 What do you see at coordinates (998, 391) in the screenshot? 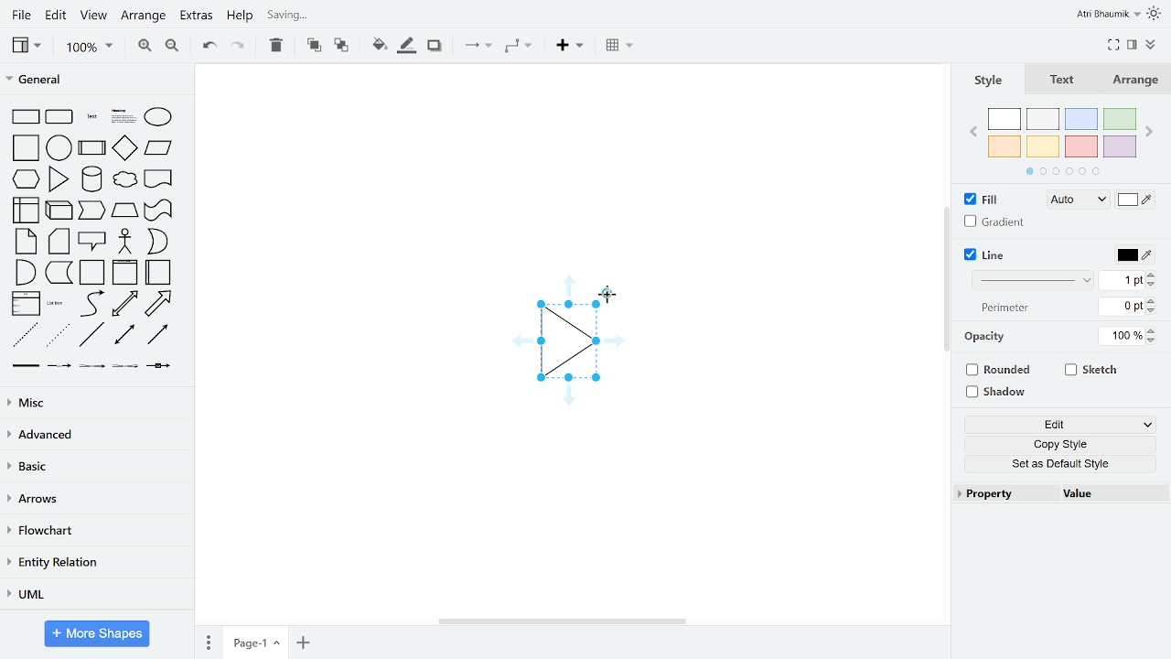
I see `shadow` at bounding box center [998, 391].